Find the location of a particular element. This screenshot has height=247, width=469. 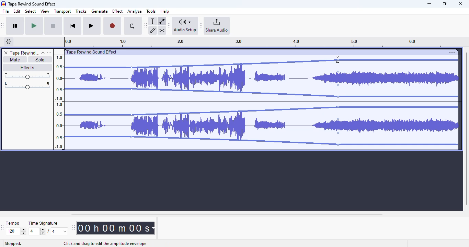

Pan left/right is located at coordinates (27, 86).